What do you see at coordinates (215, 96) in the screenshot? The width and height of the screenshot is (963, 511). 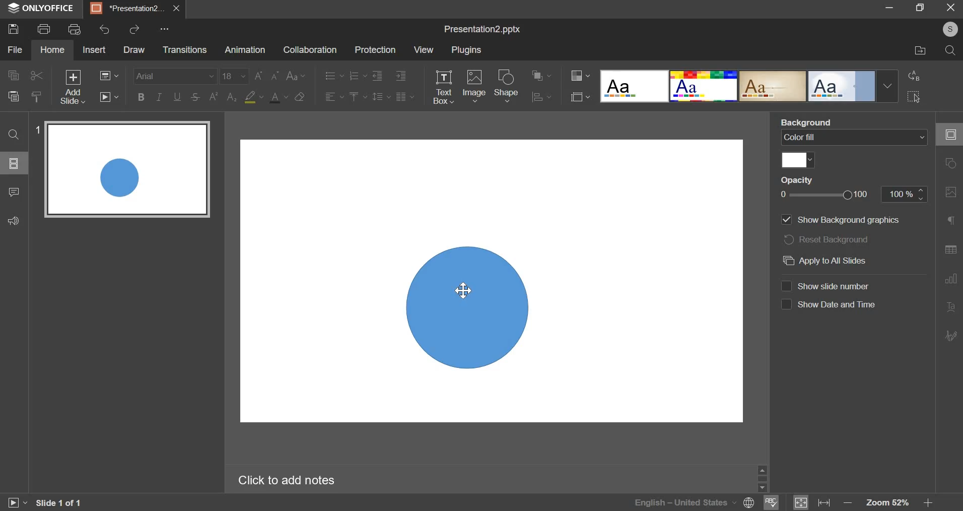 I see `superscript` at bounding box center [215, 96].